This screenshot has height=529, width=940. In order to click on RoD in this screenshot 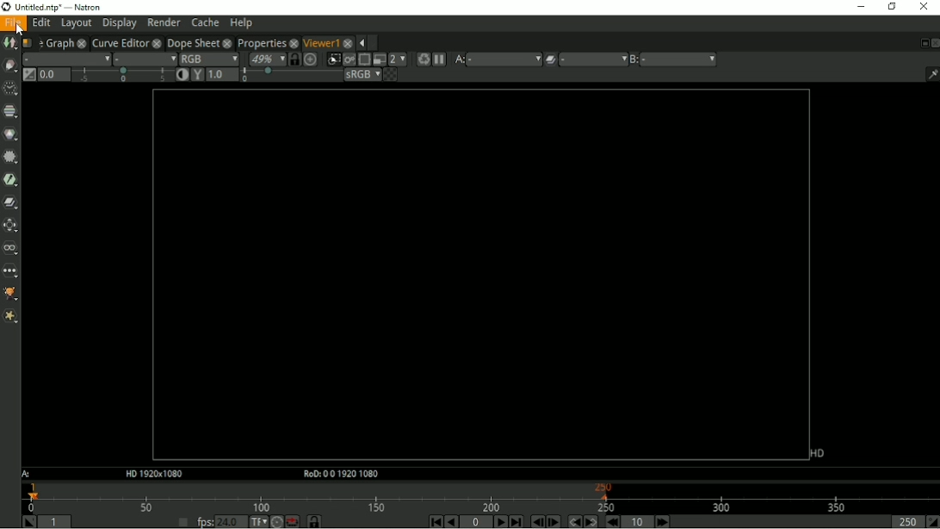, I will do `click(338, 475)`.